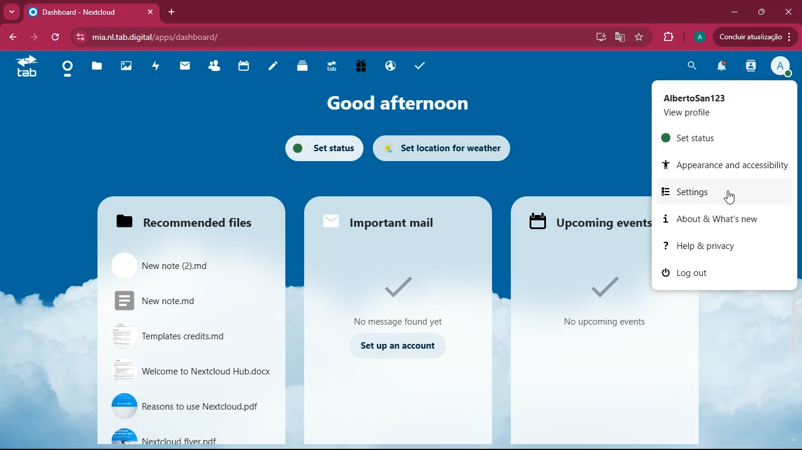 This screenshot has width=802, height=450. I want to click on files, so click(193, 217).